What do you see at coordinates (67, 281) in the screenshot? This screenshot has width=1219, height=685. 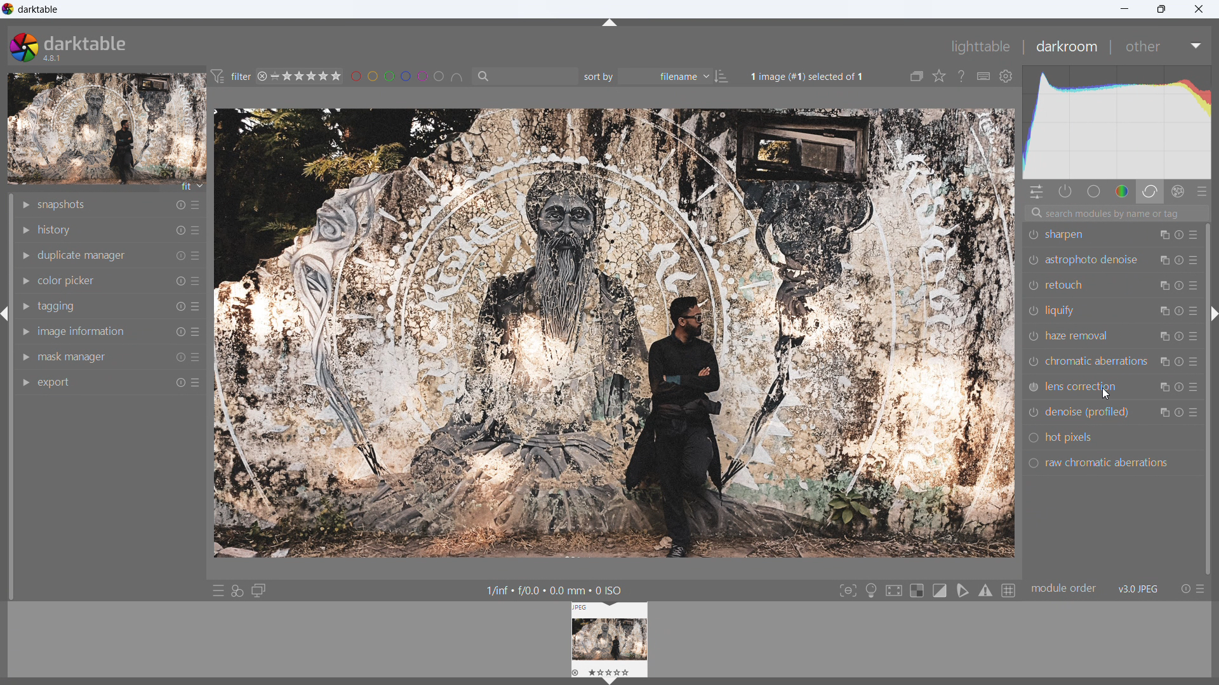 I see `color picker` at bounding box center [67, 281].